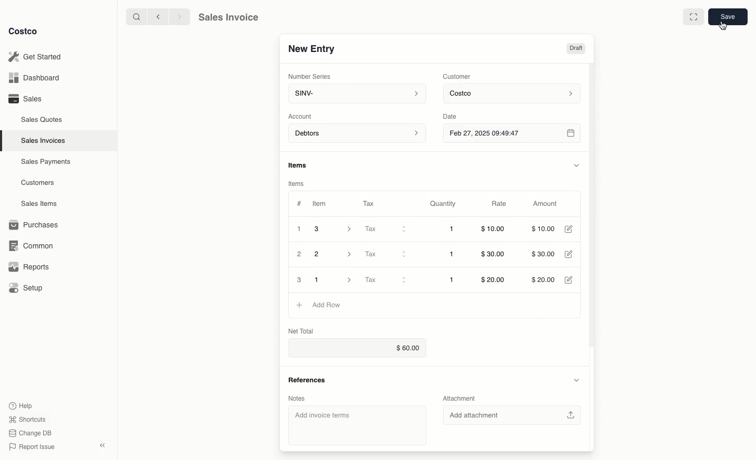 The image size is (756, 460). Describe the element at coordinates (334, 280) in the screenshot. I see `1` at that location.